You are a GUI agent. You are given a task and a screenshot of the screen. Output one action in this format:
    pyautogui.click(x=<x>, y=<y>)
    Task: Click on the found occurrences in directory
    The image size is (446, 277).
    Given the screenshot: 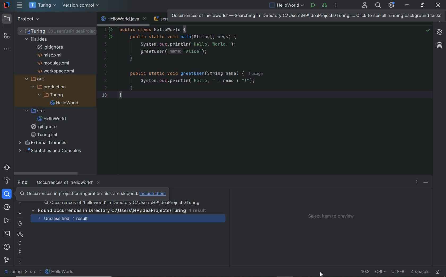 What is the action you would take?
    pyautogui.click(x=118, y=210)
    